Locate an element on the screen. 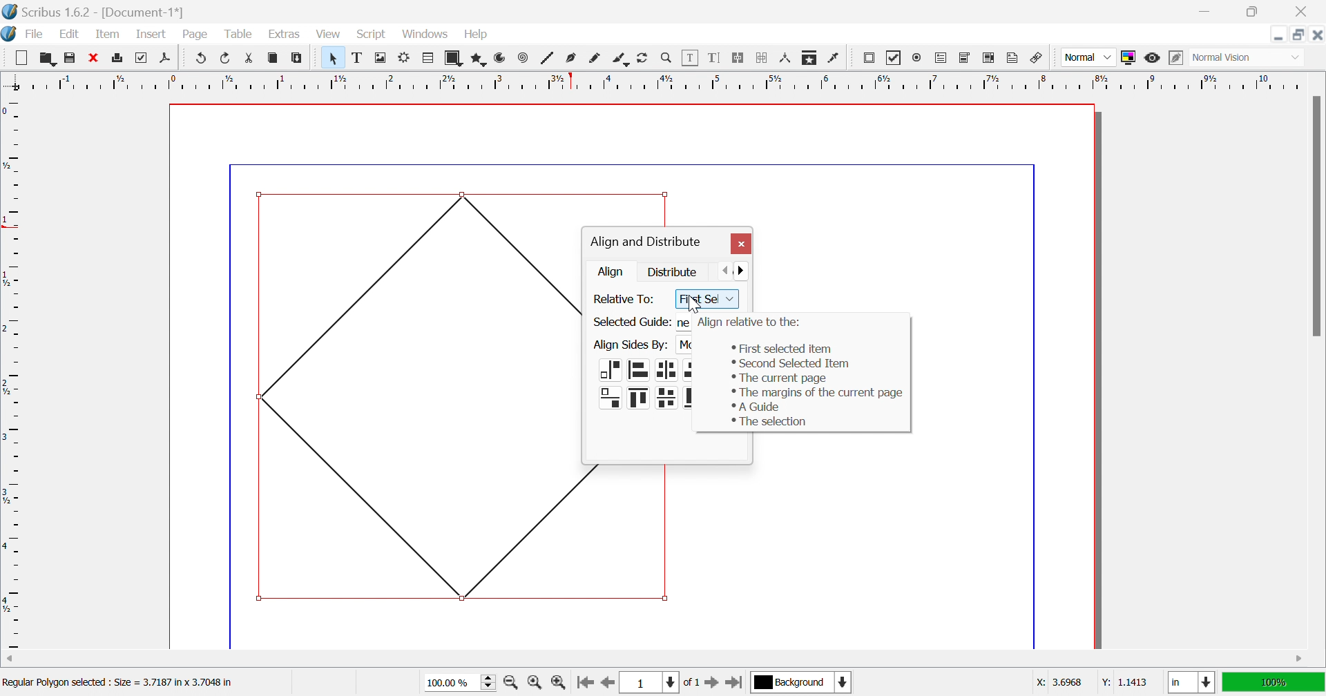 The image size is (1326, 696). Link text frames is located at coordinates (737, 58).